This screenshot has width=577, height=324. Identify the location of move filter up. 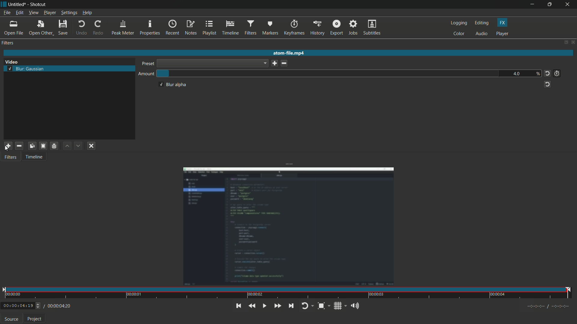
(68, 146).